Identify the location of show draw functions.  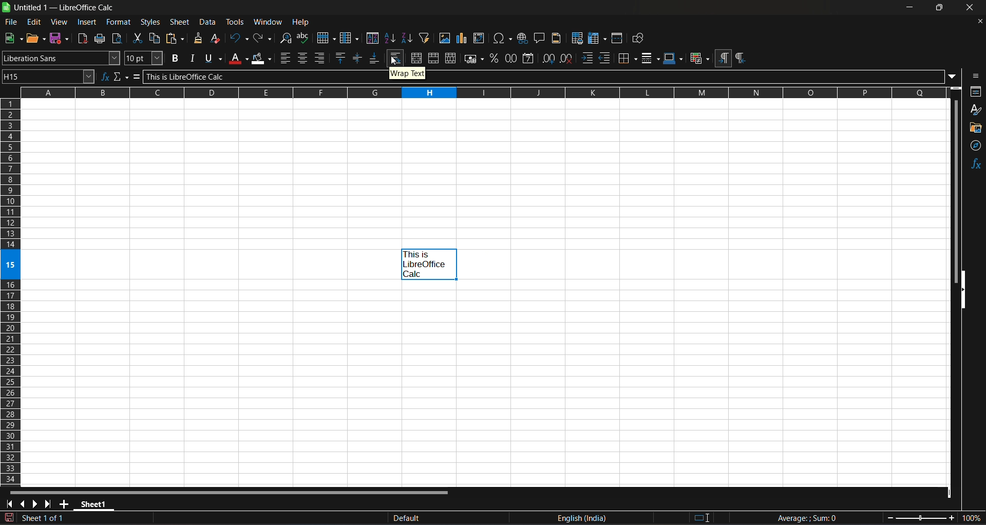
(638, 38).